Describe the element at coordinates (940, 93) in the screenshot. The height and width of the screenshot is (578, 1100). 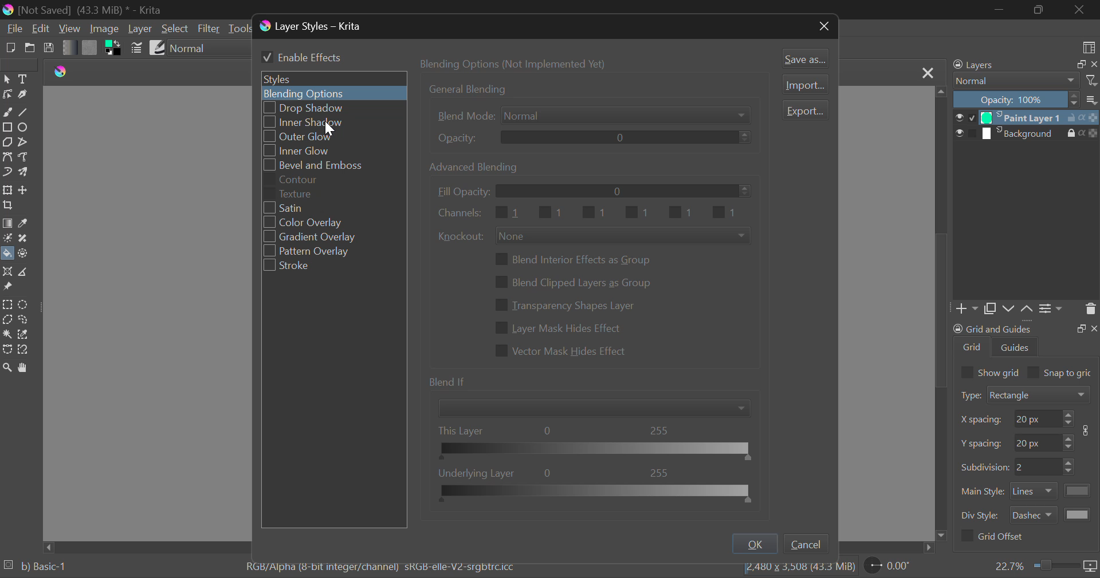
I see `move top` at that location.